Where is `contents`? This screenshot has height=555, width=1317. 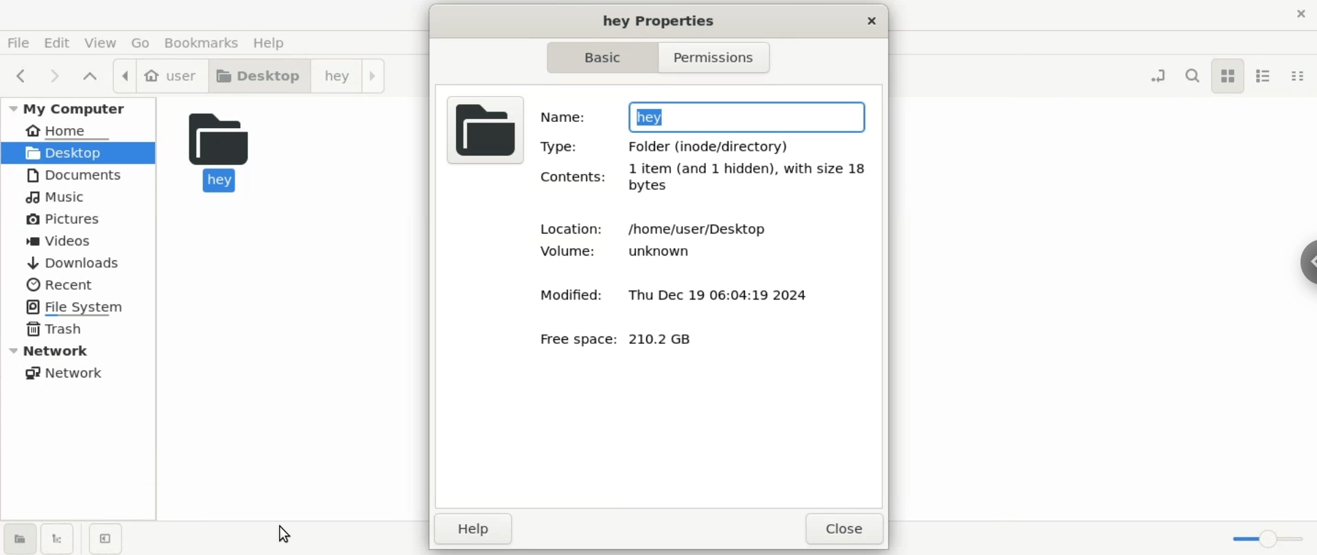 contents is located at coordinates (569, 178).